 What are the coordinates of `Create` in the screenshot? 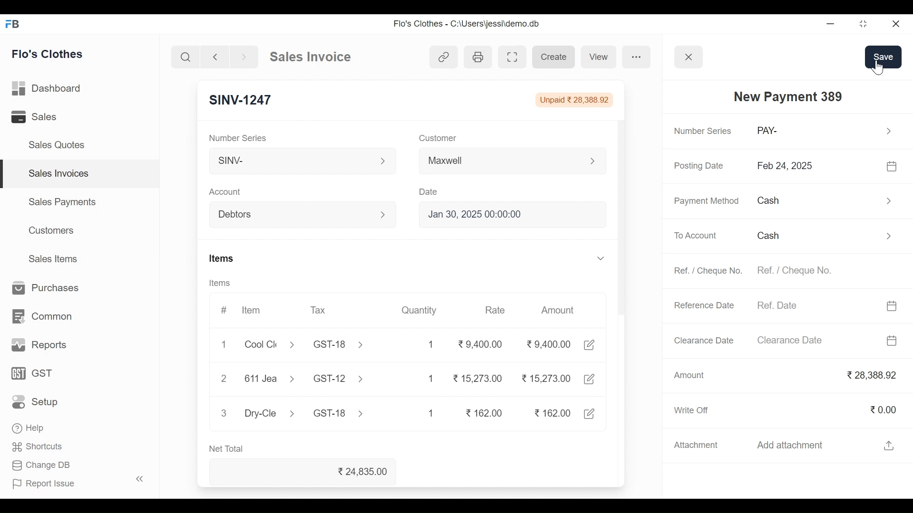 It's located at (554, 57).